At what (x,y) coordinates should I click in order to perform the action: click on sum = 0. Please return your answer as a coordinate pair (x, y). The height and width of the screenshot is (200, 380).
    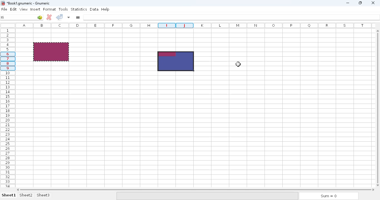
    Looking at the image, I should click on (328, 196).